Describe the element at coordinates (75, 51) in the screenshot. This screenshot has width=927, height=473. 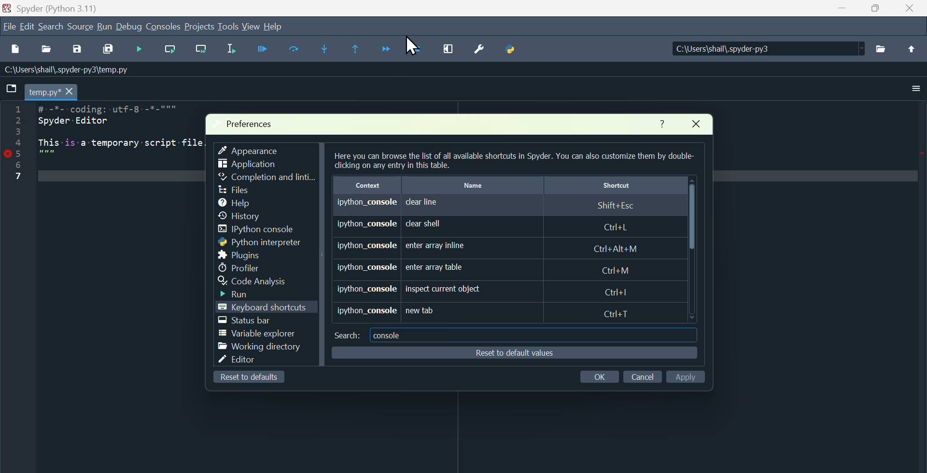
I see `Save as` at that location.